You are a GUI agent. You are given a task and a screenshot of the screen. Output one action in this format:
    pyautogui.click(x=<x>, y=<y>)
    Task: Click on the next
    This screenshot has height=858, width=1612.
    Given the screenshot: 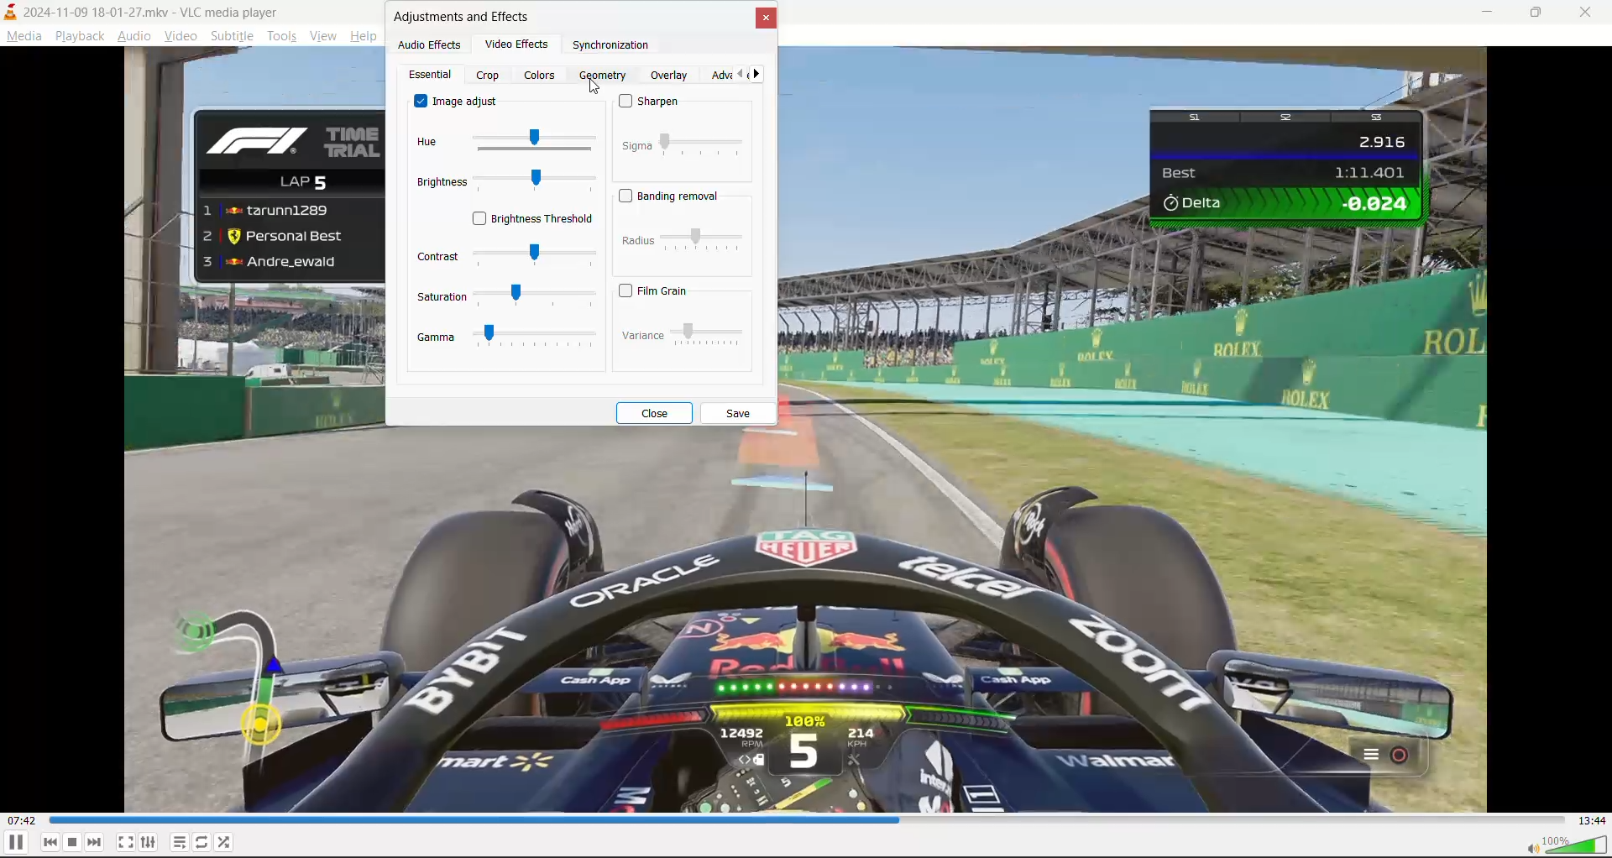 What is the action you would take?
    pyautogui.click(x=760, y=74)
    